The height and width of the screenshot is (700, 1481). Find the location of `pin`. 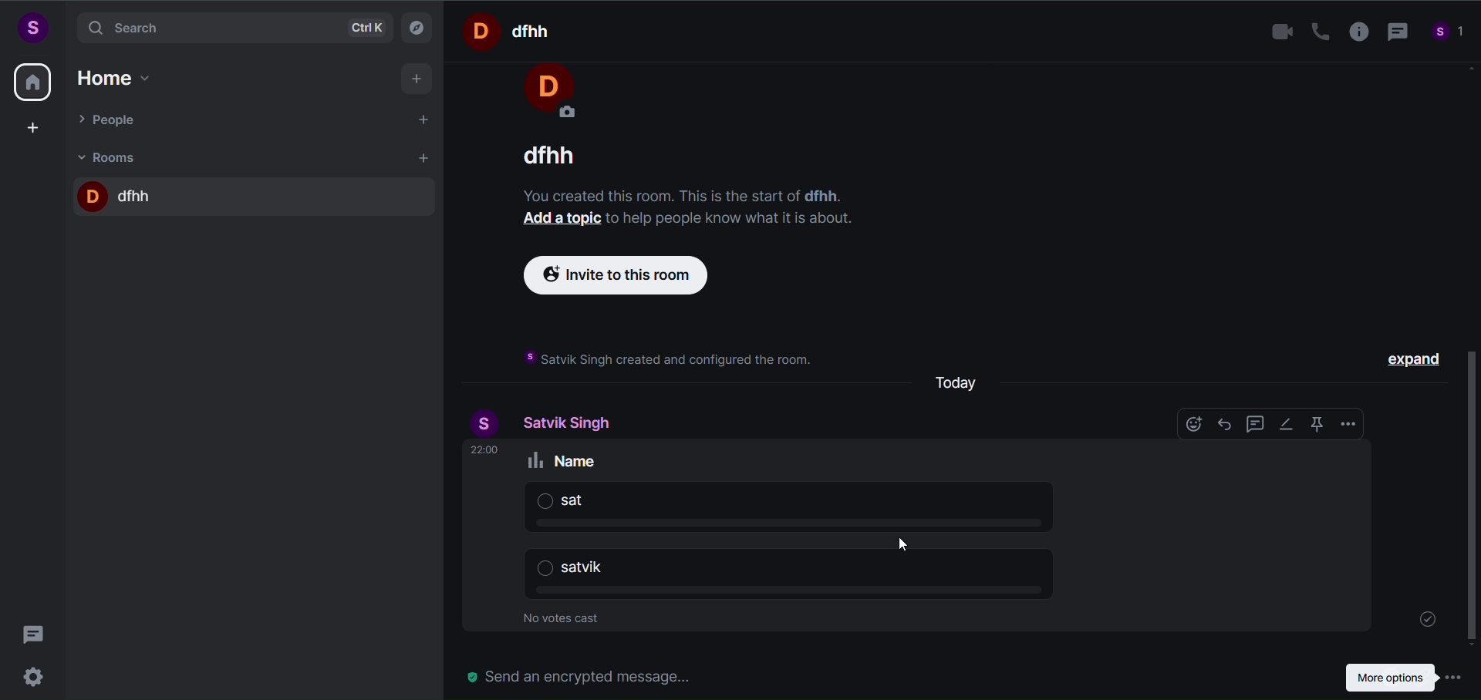

pin is located at coordinates (1314, 424).